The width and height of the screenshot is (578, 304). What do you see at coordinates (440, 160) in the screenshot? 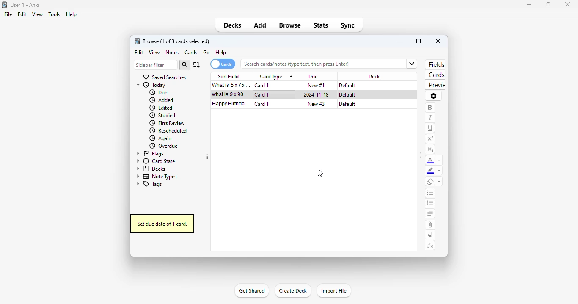
I see `change color` at bounding box center [440, 160].